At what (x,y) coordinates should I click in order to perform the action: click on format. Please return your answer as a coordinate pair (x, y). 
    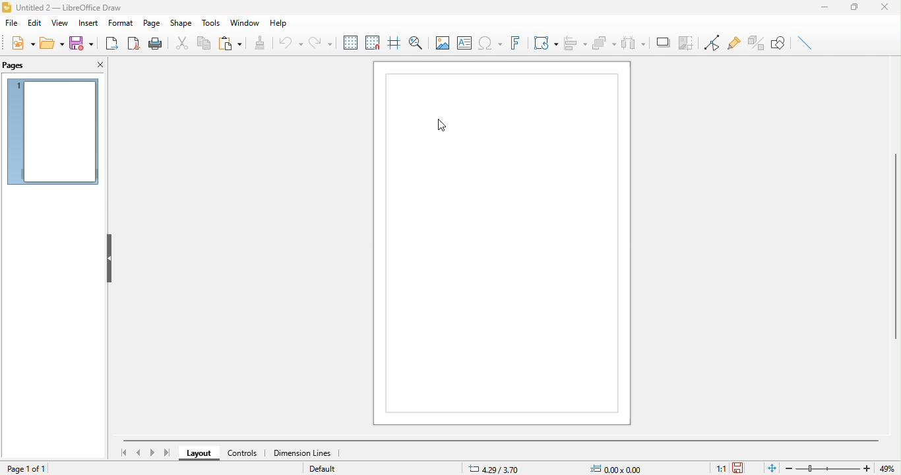
    Looking at the image, I should click on (122, 24).